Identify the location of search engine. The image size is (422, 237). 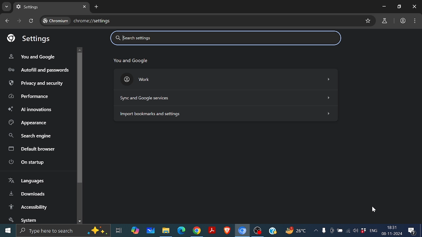
(32, 137).